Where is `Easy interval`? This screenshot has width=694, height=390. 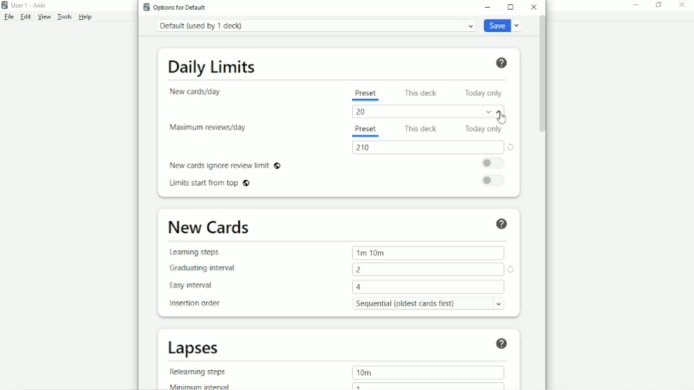
Easy interval is located at coordinates (193, 286).